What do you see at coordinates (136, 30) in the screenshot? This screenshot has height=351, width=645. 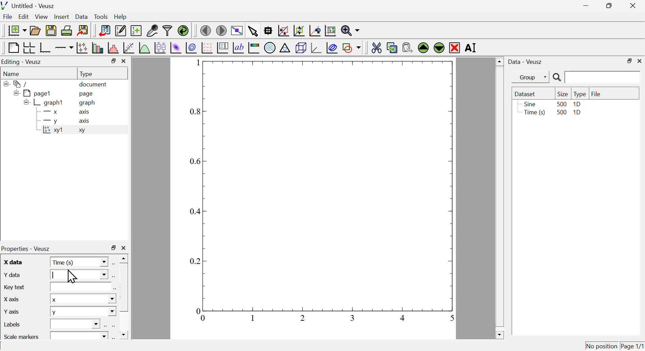 I see `create new data sets using ranges` at bounding box center [136, 30].